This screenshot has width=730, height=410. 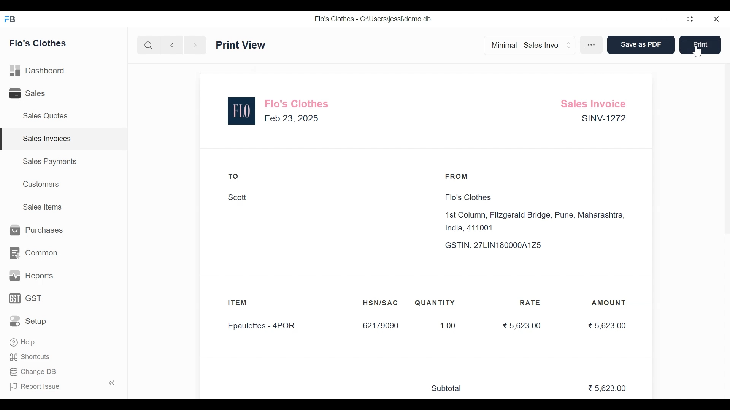 What do you see at coordinates (450, 389) in the screenshot?
I see `Subtotal` at bounding box center [450, 389].